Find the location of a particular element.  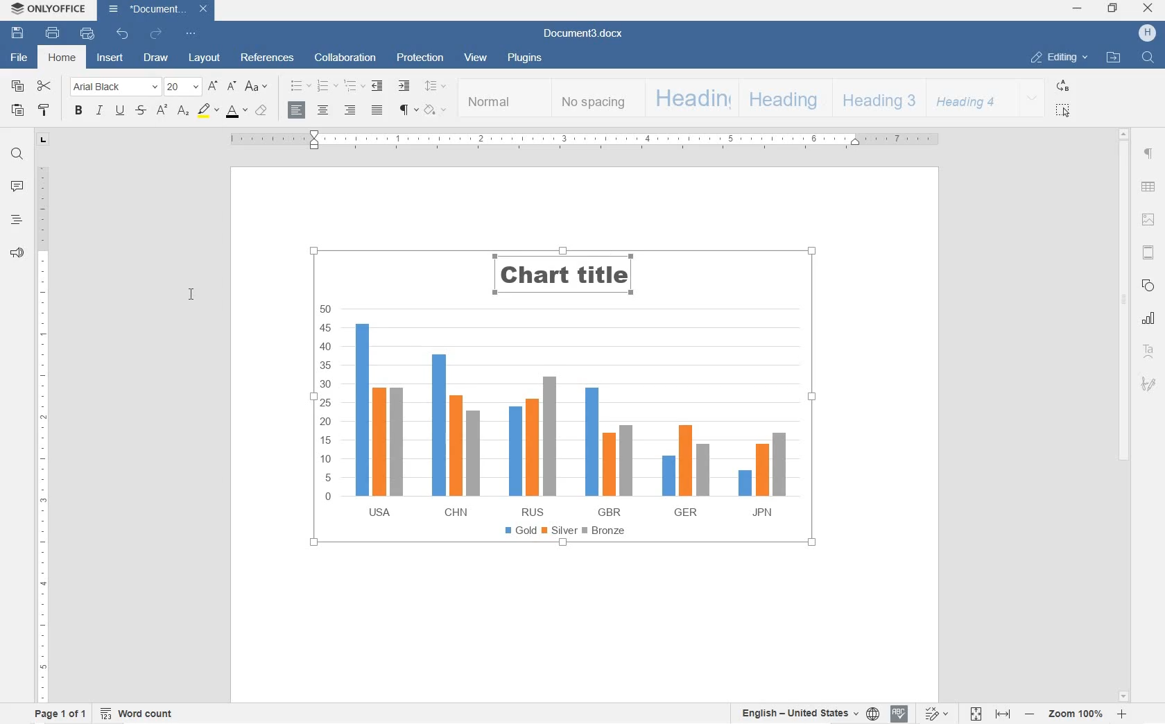

PLUGINS is located at coordinates (524, 58).